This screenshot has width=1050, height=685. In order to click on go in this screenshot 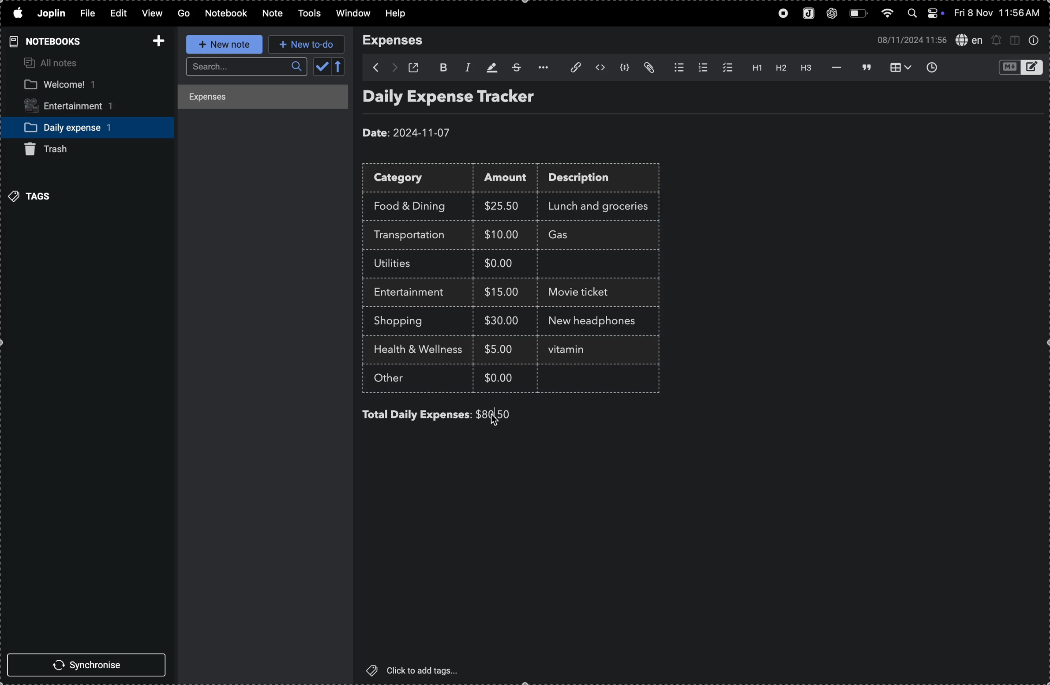, I will do `click(183, 14)`.